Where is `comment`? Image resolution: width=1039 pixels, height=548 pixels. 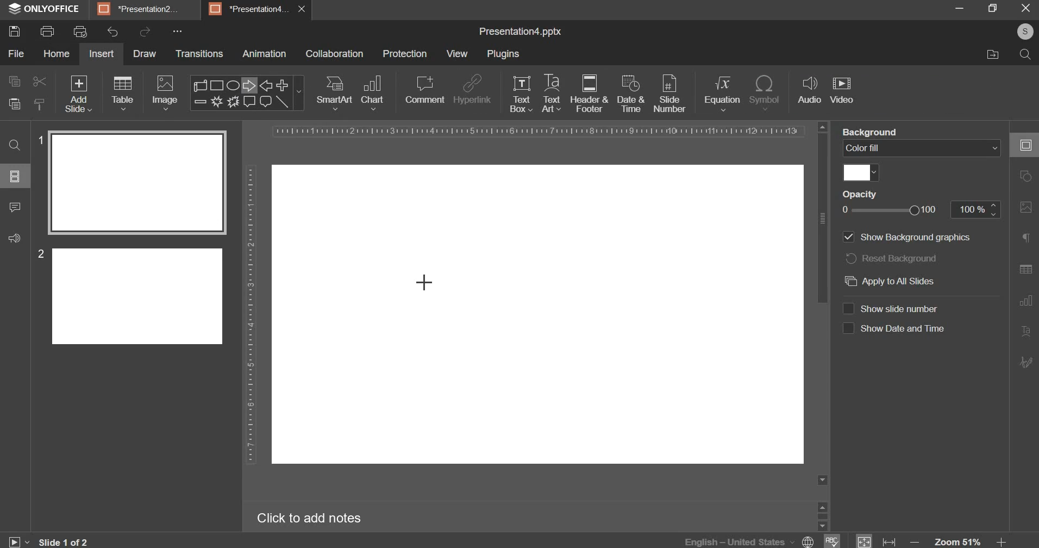 comment is located at coordinates (424, 90).